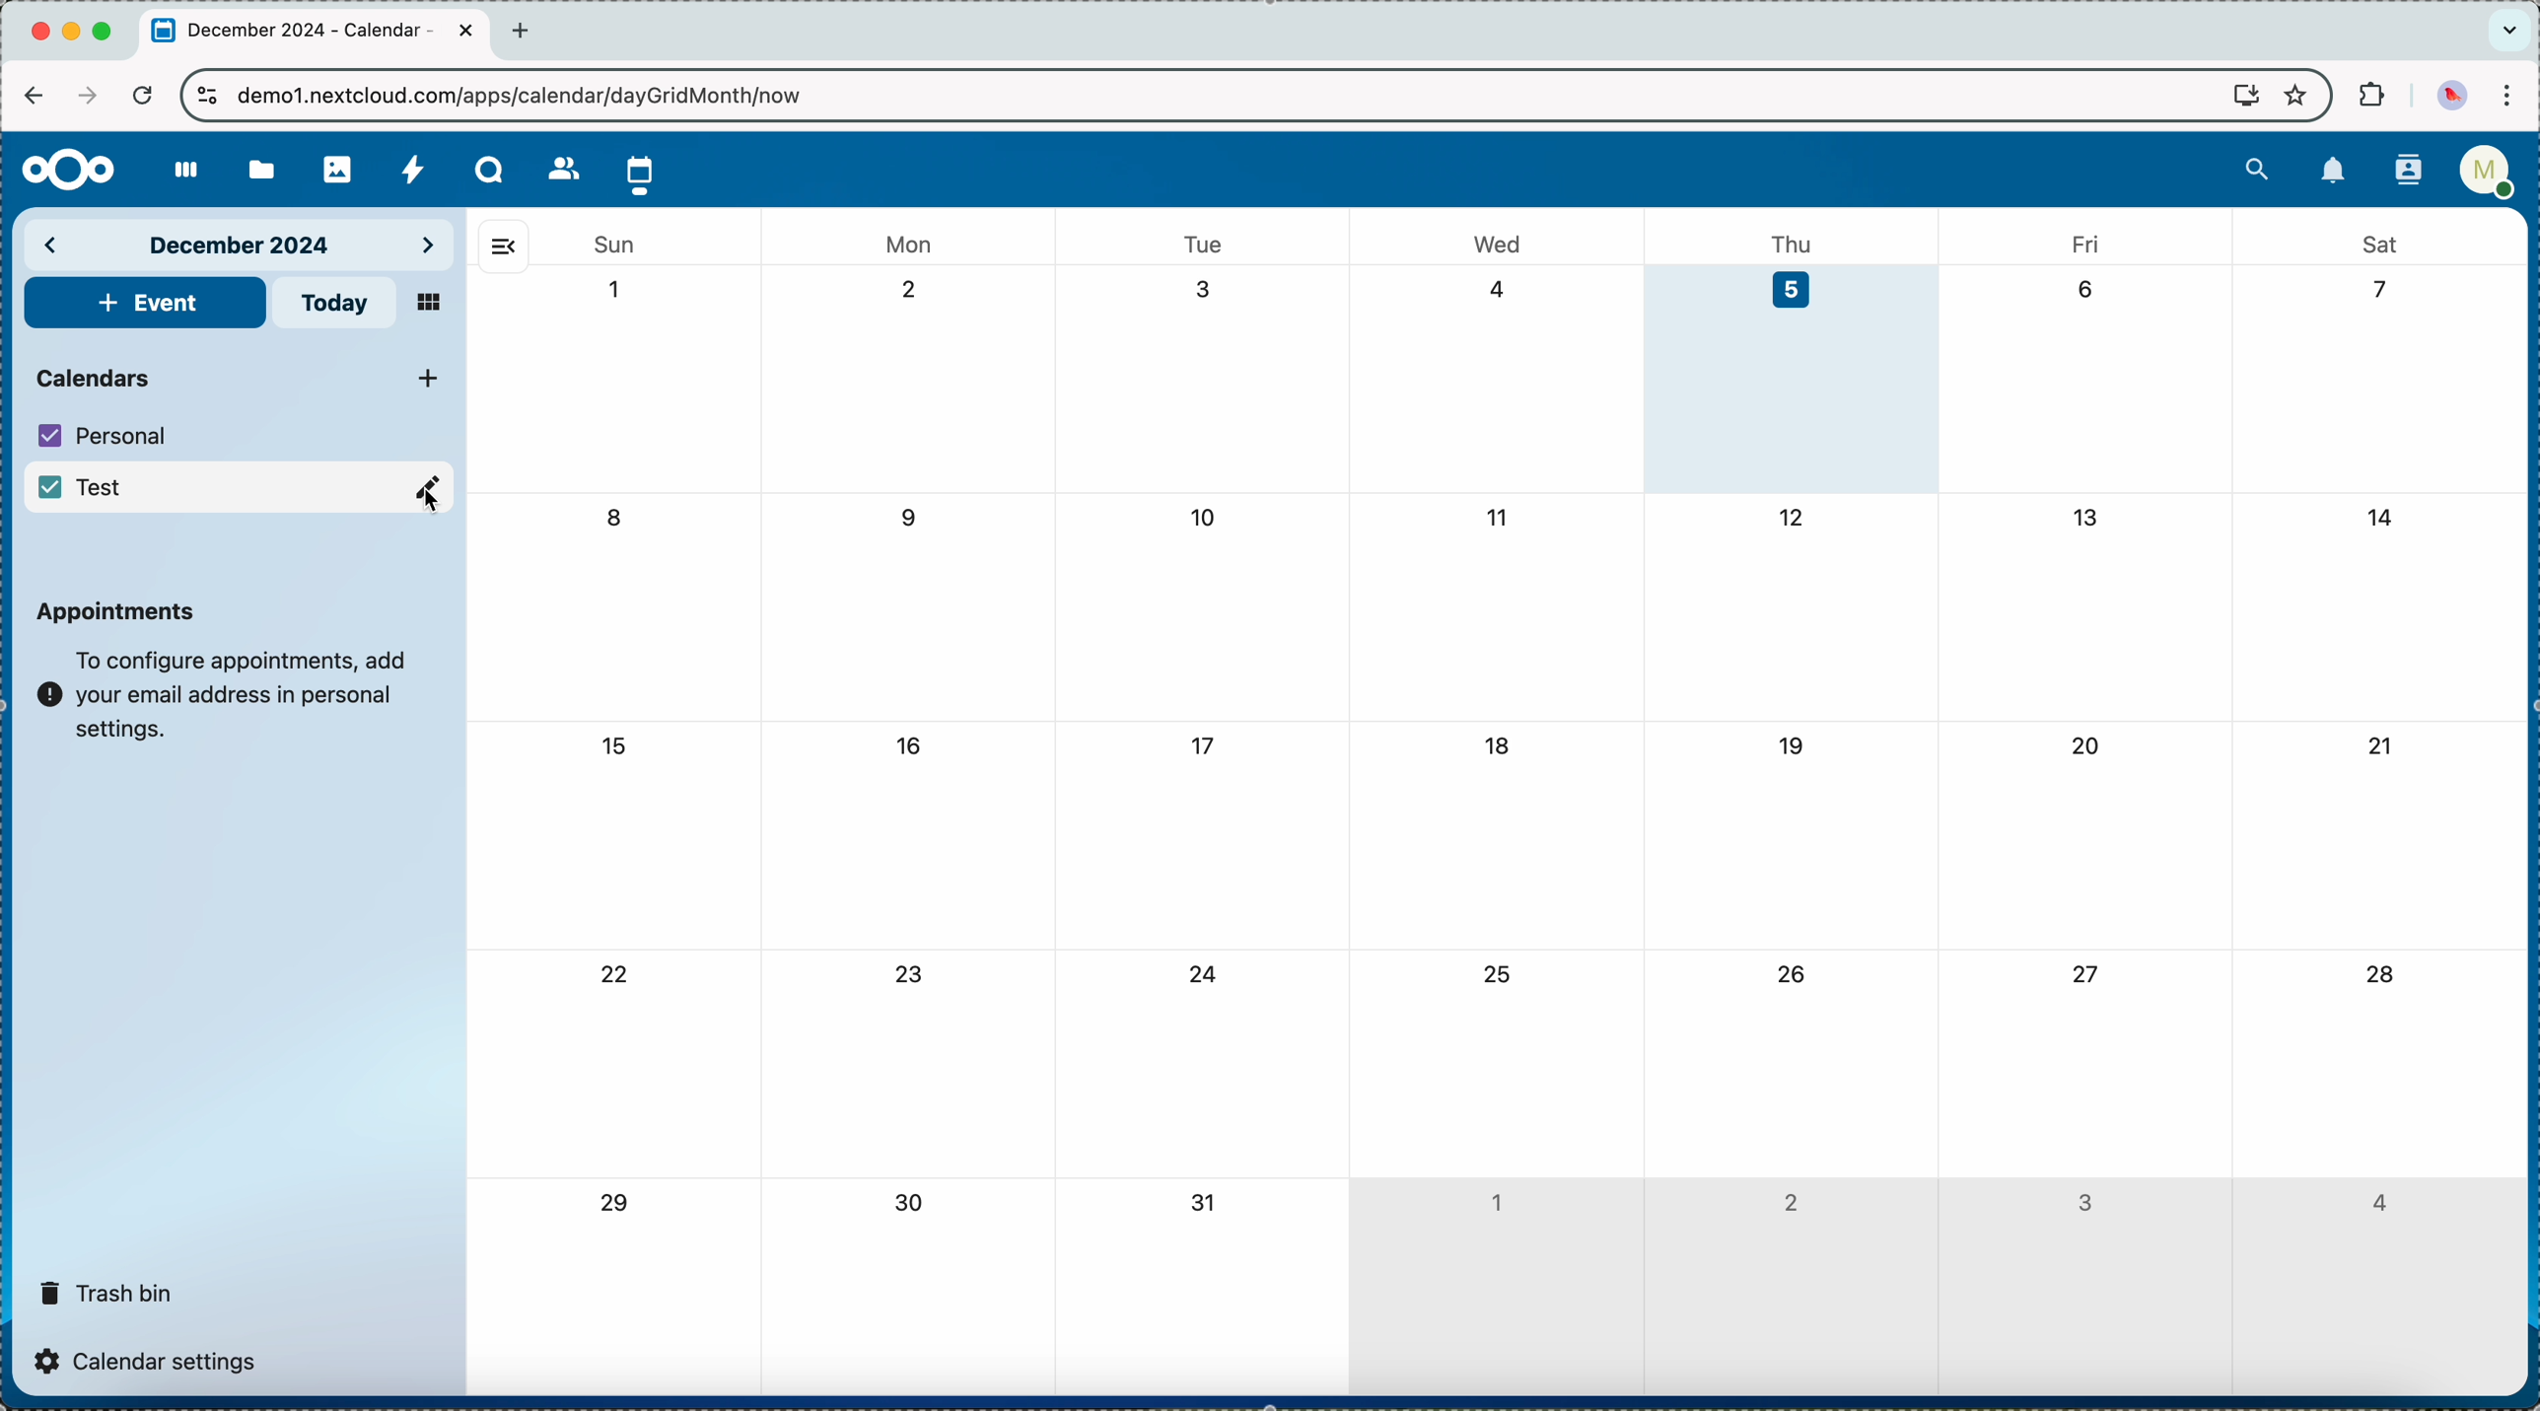 The width and height of the screenshot is (2540, 1411). Describe the element at coordinates (616, 290) in the screenshot. I see `1` at that location.